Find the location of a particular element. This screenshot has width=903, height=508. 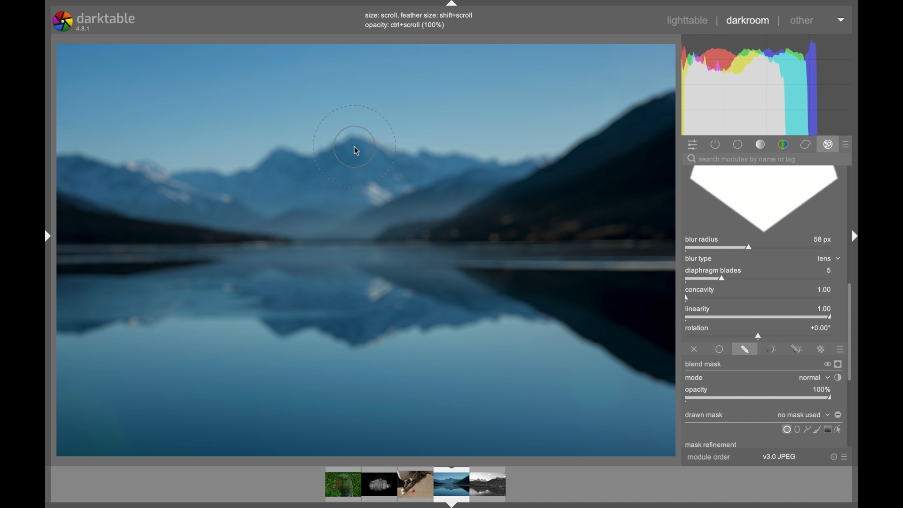

opacity is located at coordinates (697, 389).